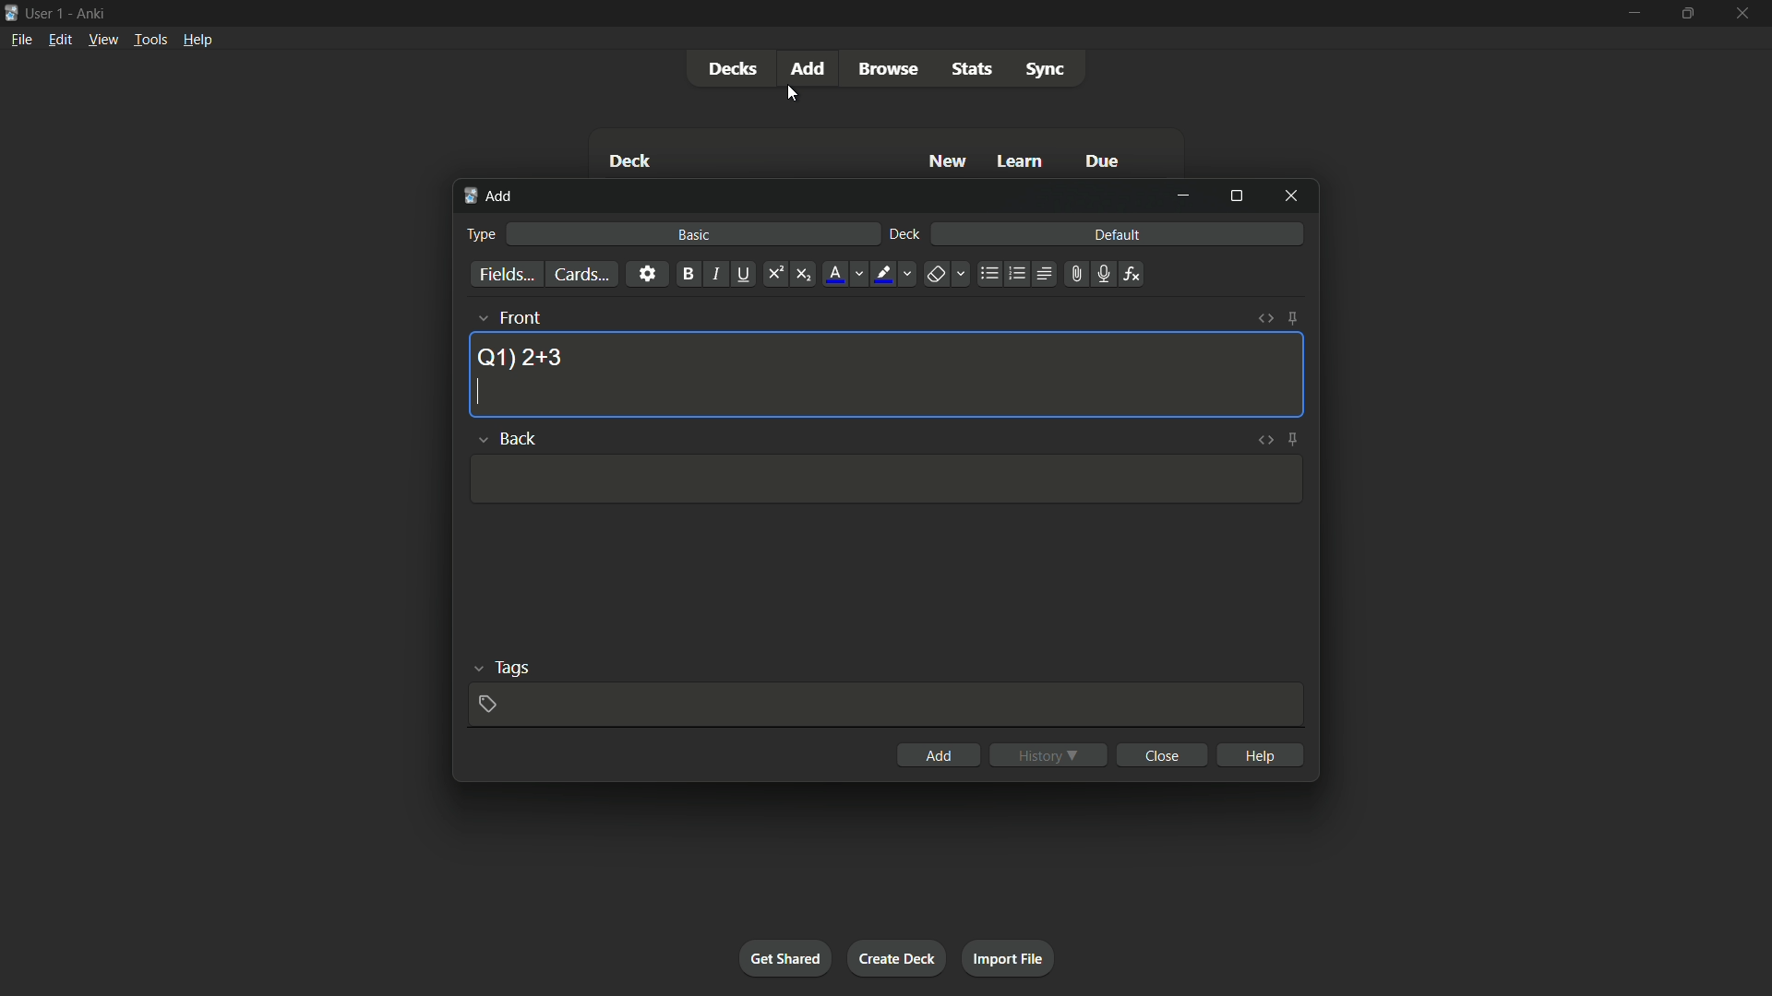 The image size is (1772, 996). What do you see at coordinates (473, 393) in the screenshot?
I see `cursor` at bounding box center [473, 393].